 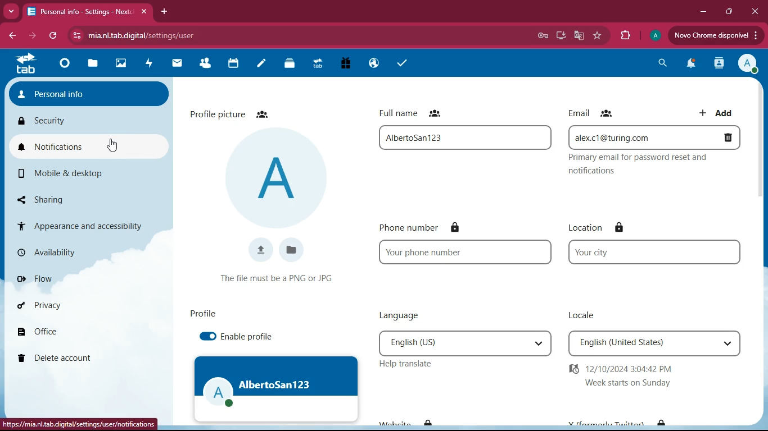 I want to click on activity, so click(x=720, y=63).